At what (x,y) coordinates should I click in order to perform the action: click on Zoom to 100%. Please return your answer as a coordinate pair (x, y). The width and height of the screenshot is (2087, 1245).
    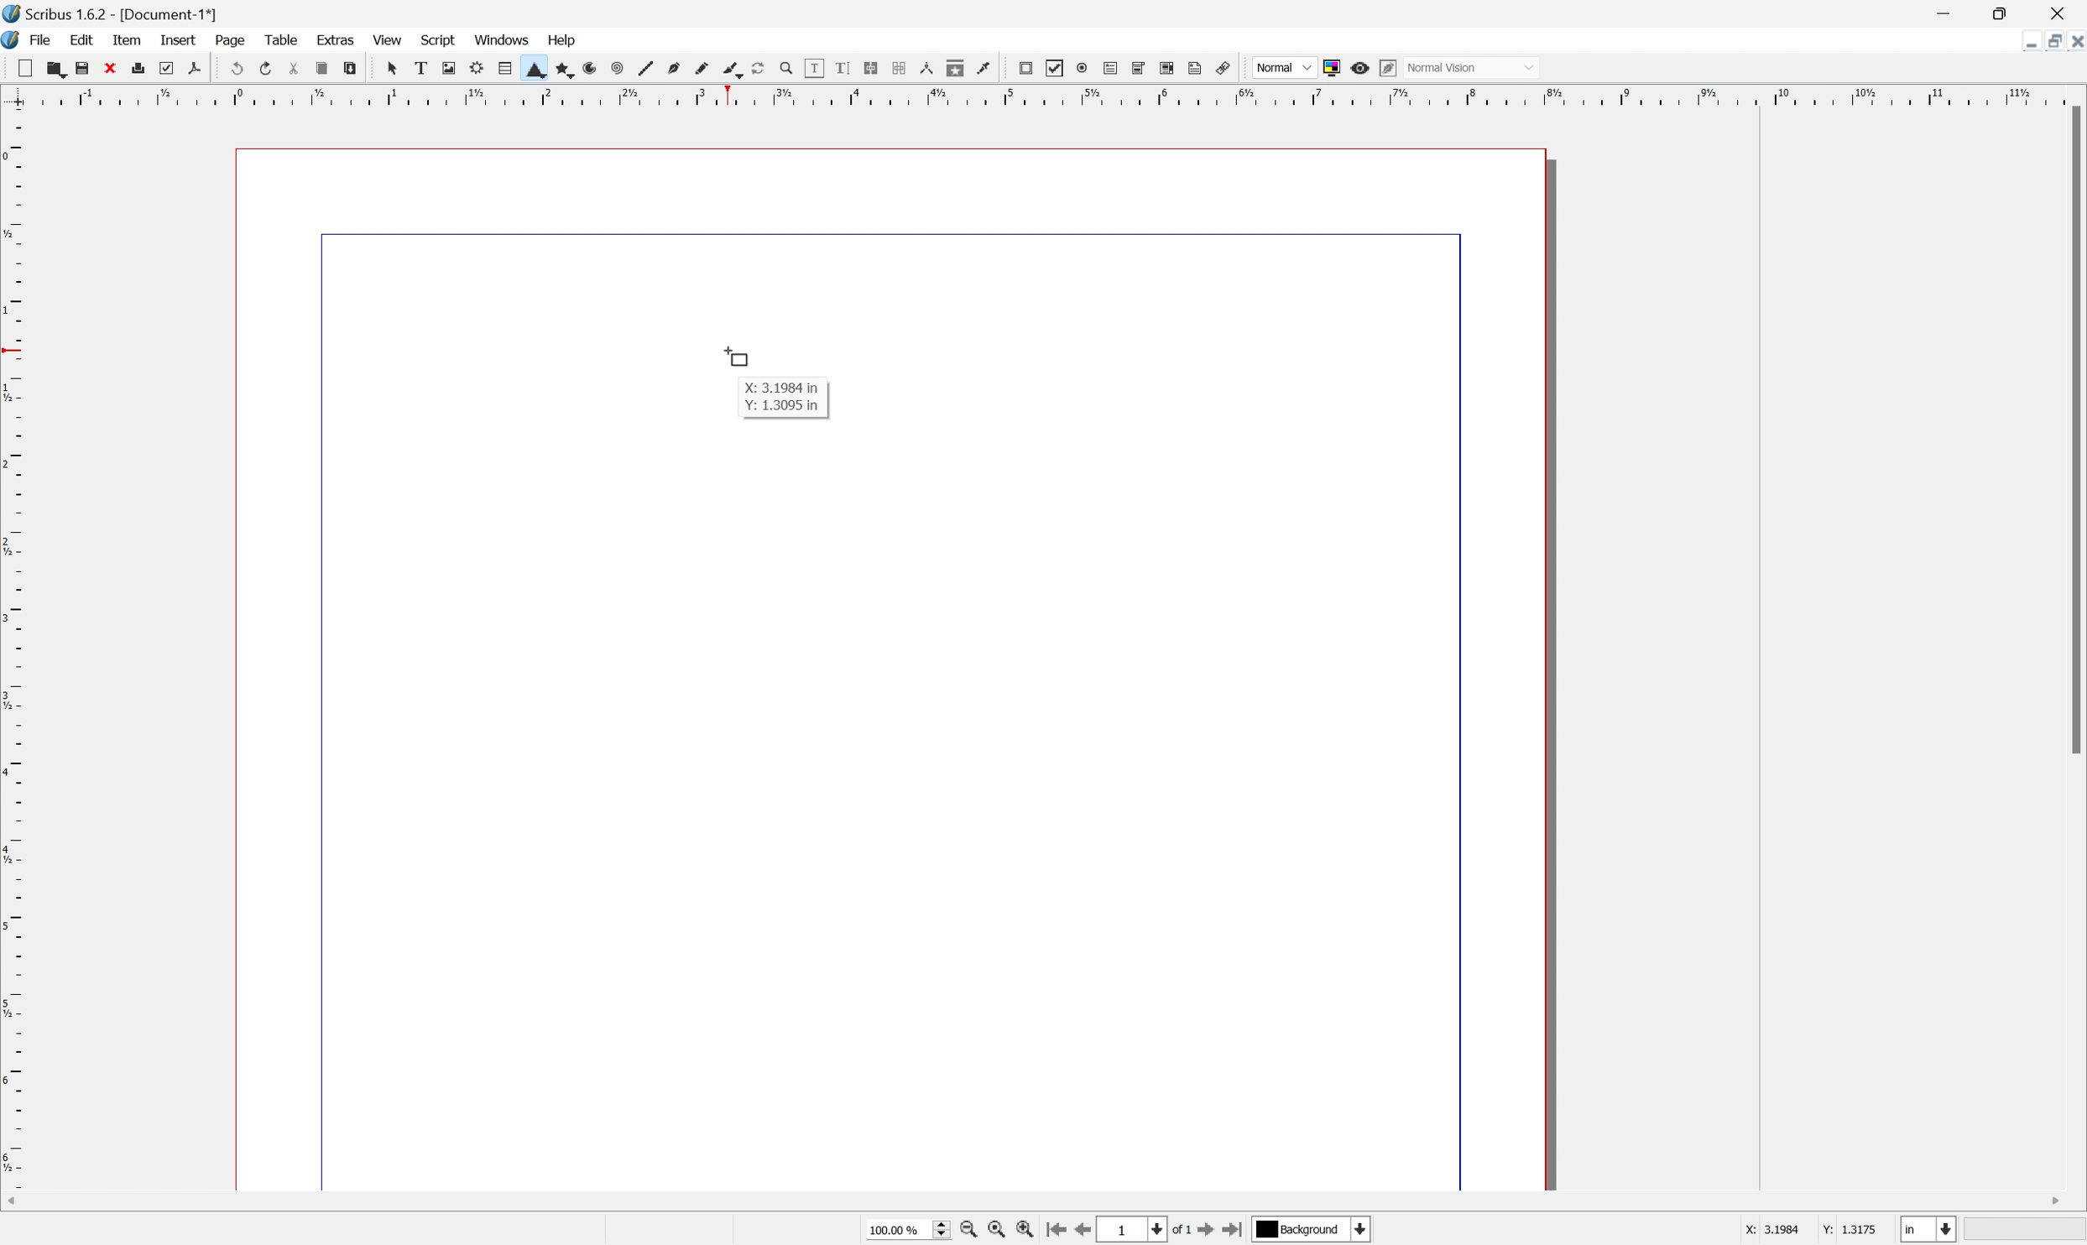
    Looking at the image, I should click on (1000, 1232).